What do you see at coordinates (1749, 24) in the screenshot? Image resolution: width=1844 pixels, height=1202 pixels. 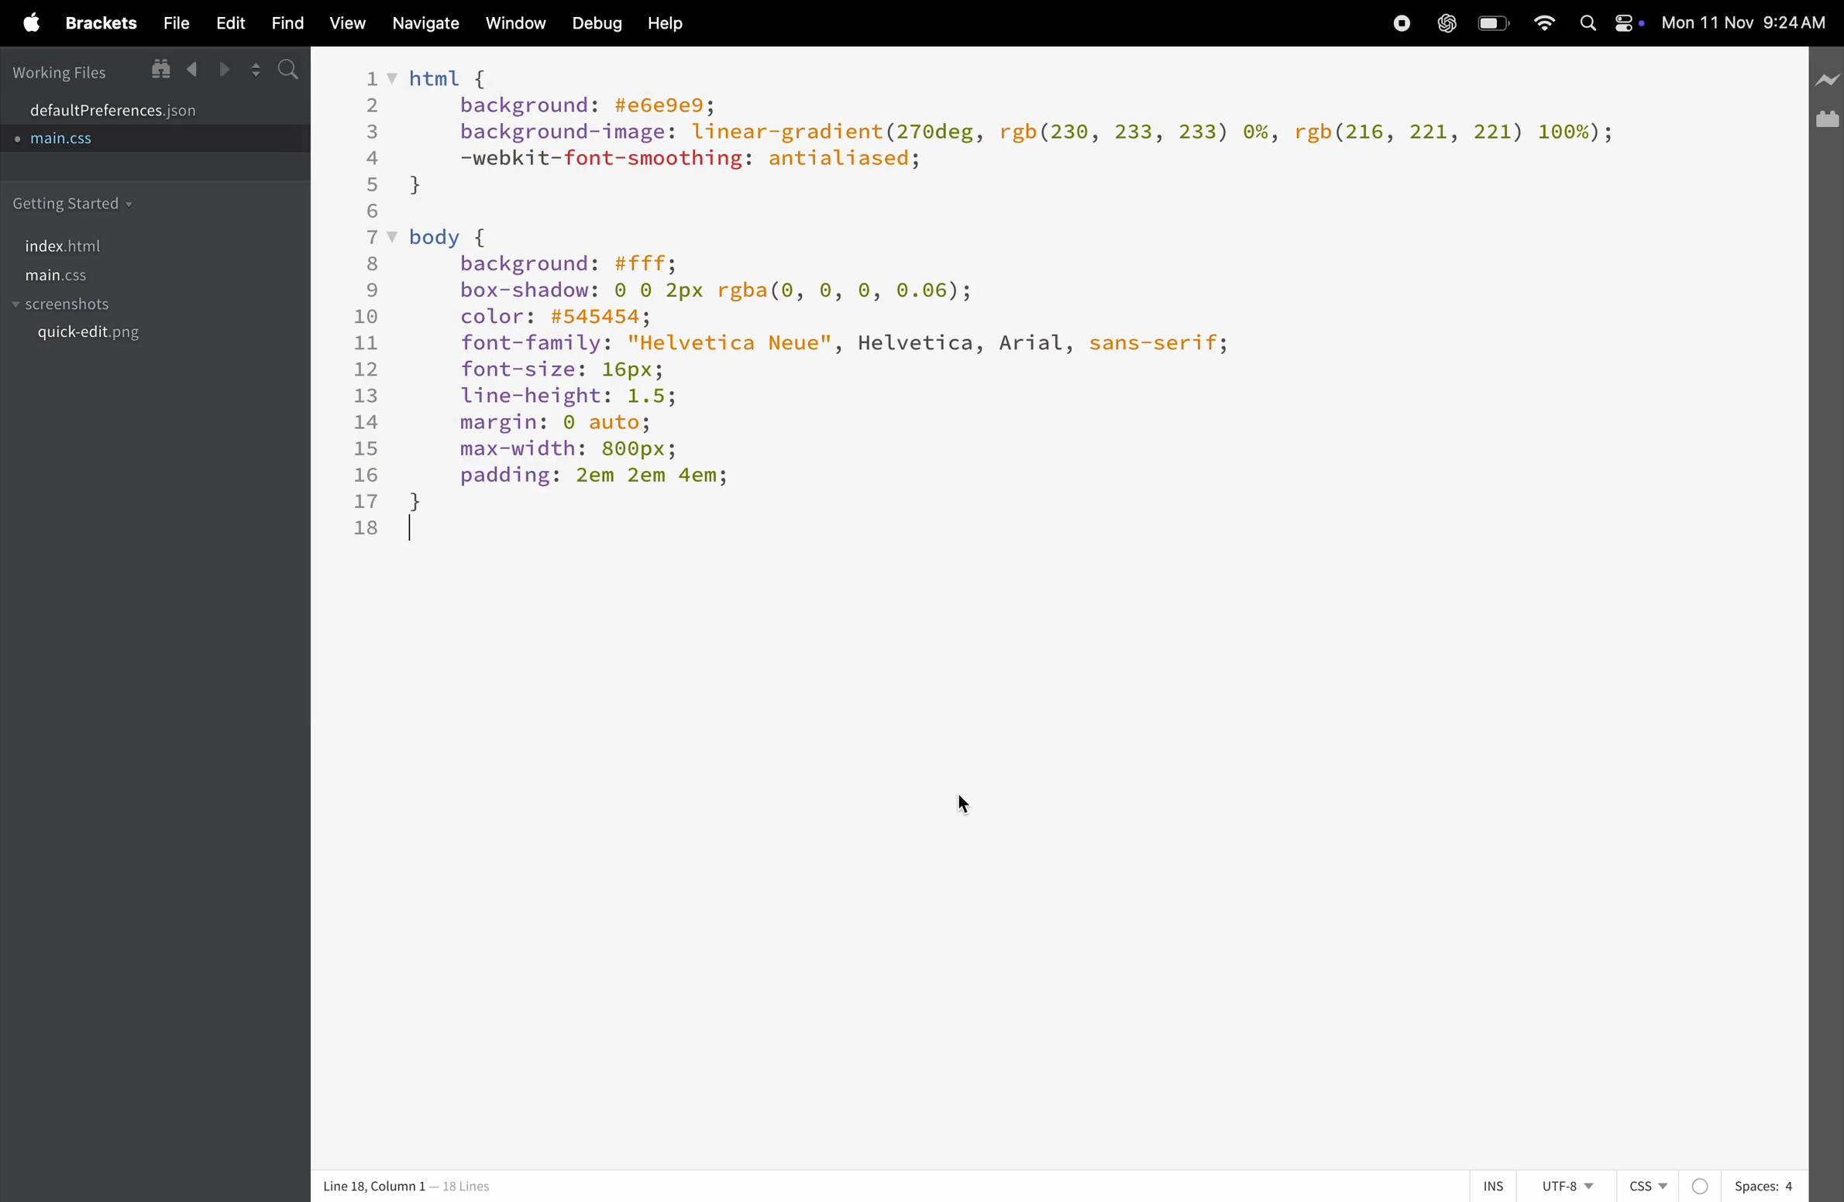 I see `time and date` at bounding box center [1749, 24].